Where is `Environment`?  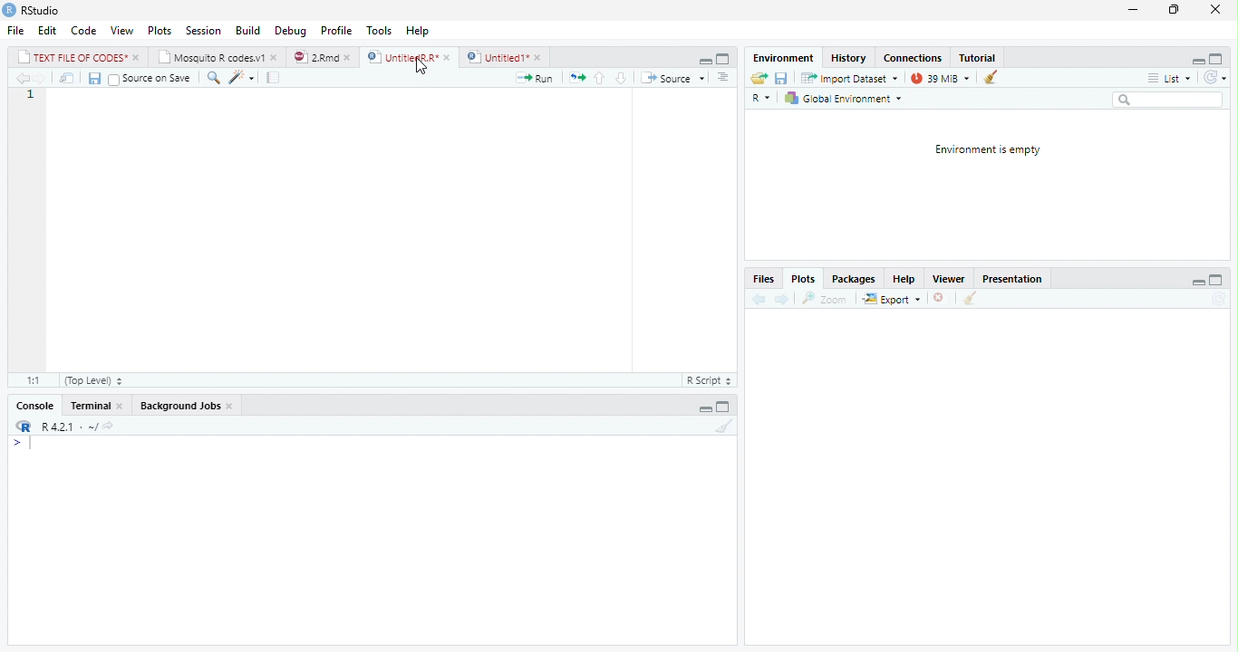
Environment is located at coordinates (779, 57).